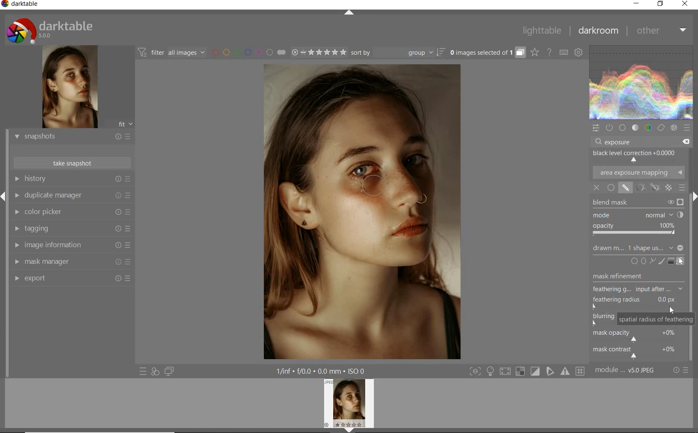  Describe the element at coordinates (171, 52) in the screenshot. I see `filter images based on their modules` at that location.